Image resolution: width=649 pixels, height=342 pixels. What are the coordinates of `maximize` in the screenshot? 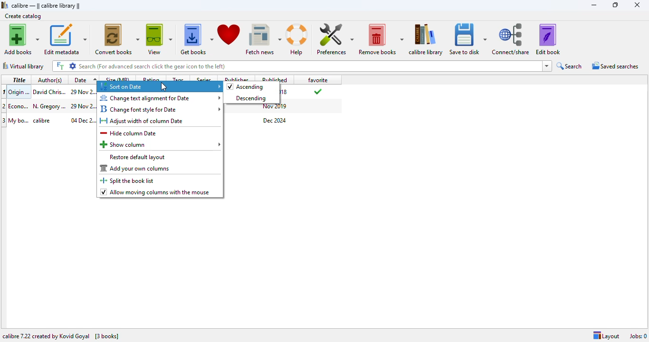 It's located at (615, 5).